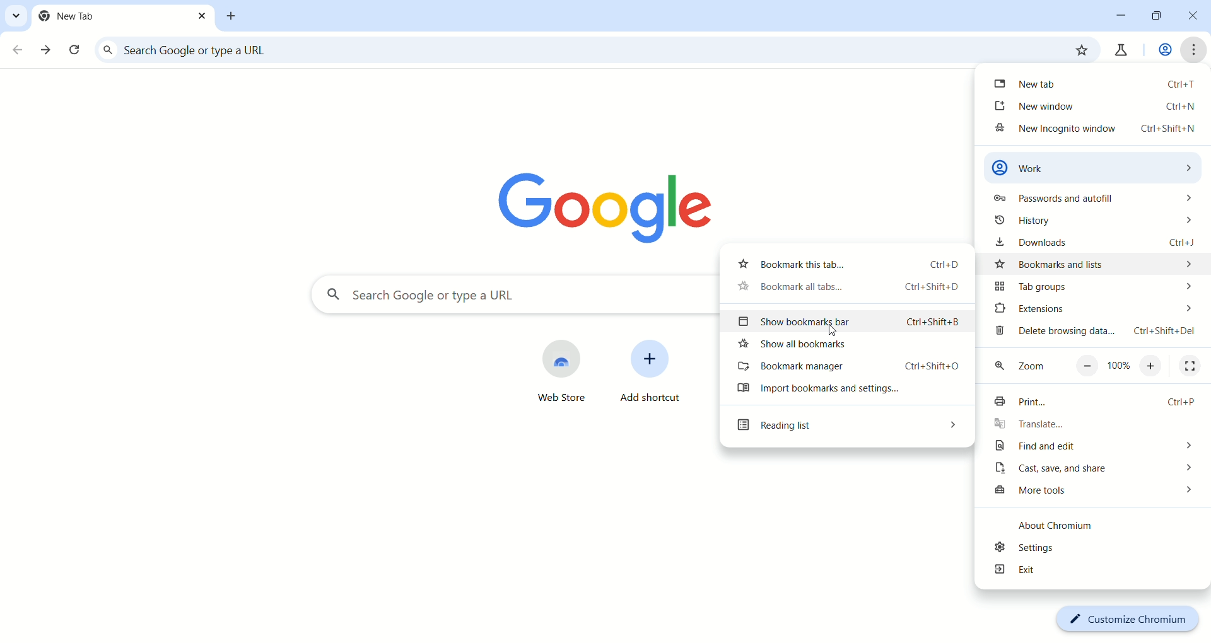 The image size is (1211, 643). Describe the element at coordinates (1196, 18) in the screenshot. I see `close` at that location.